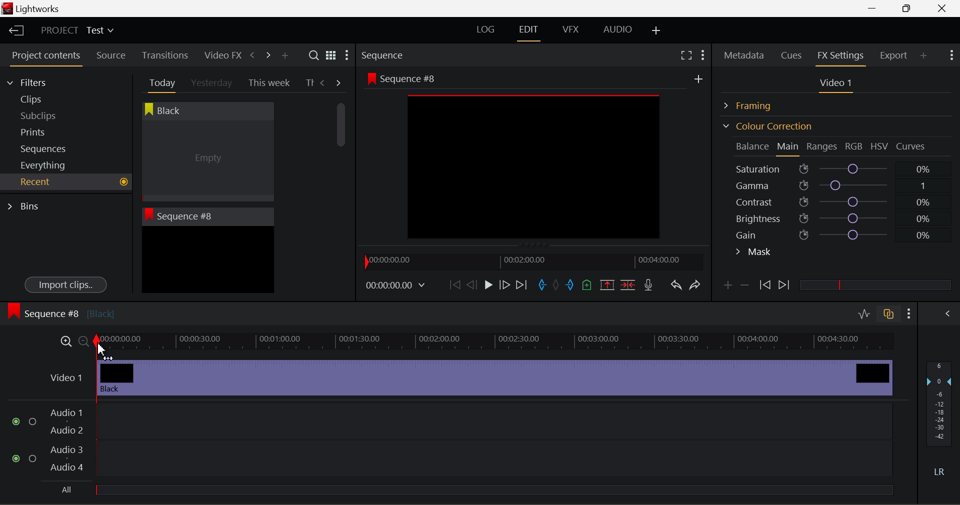 The image size is (960, 505). Describe the element at coordinates (83, 341) in the screenshot. I see `Timeline Zoom Out` at that location.